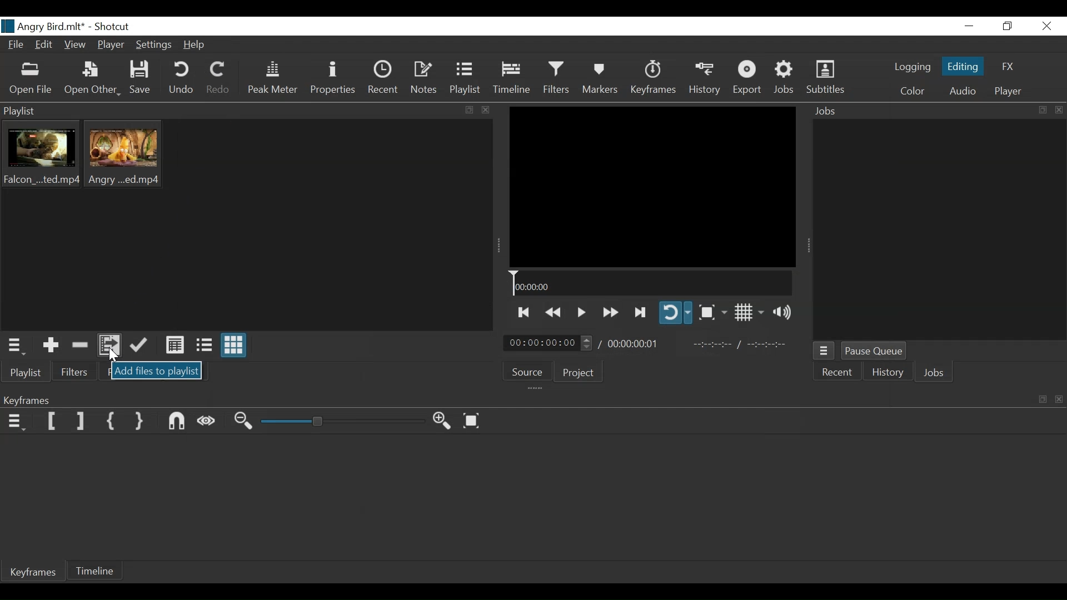  Describe the element at coordinates (890, 374) in the screenshot. I see `History` at that location.